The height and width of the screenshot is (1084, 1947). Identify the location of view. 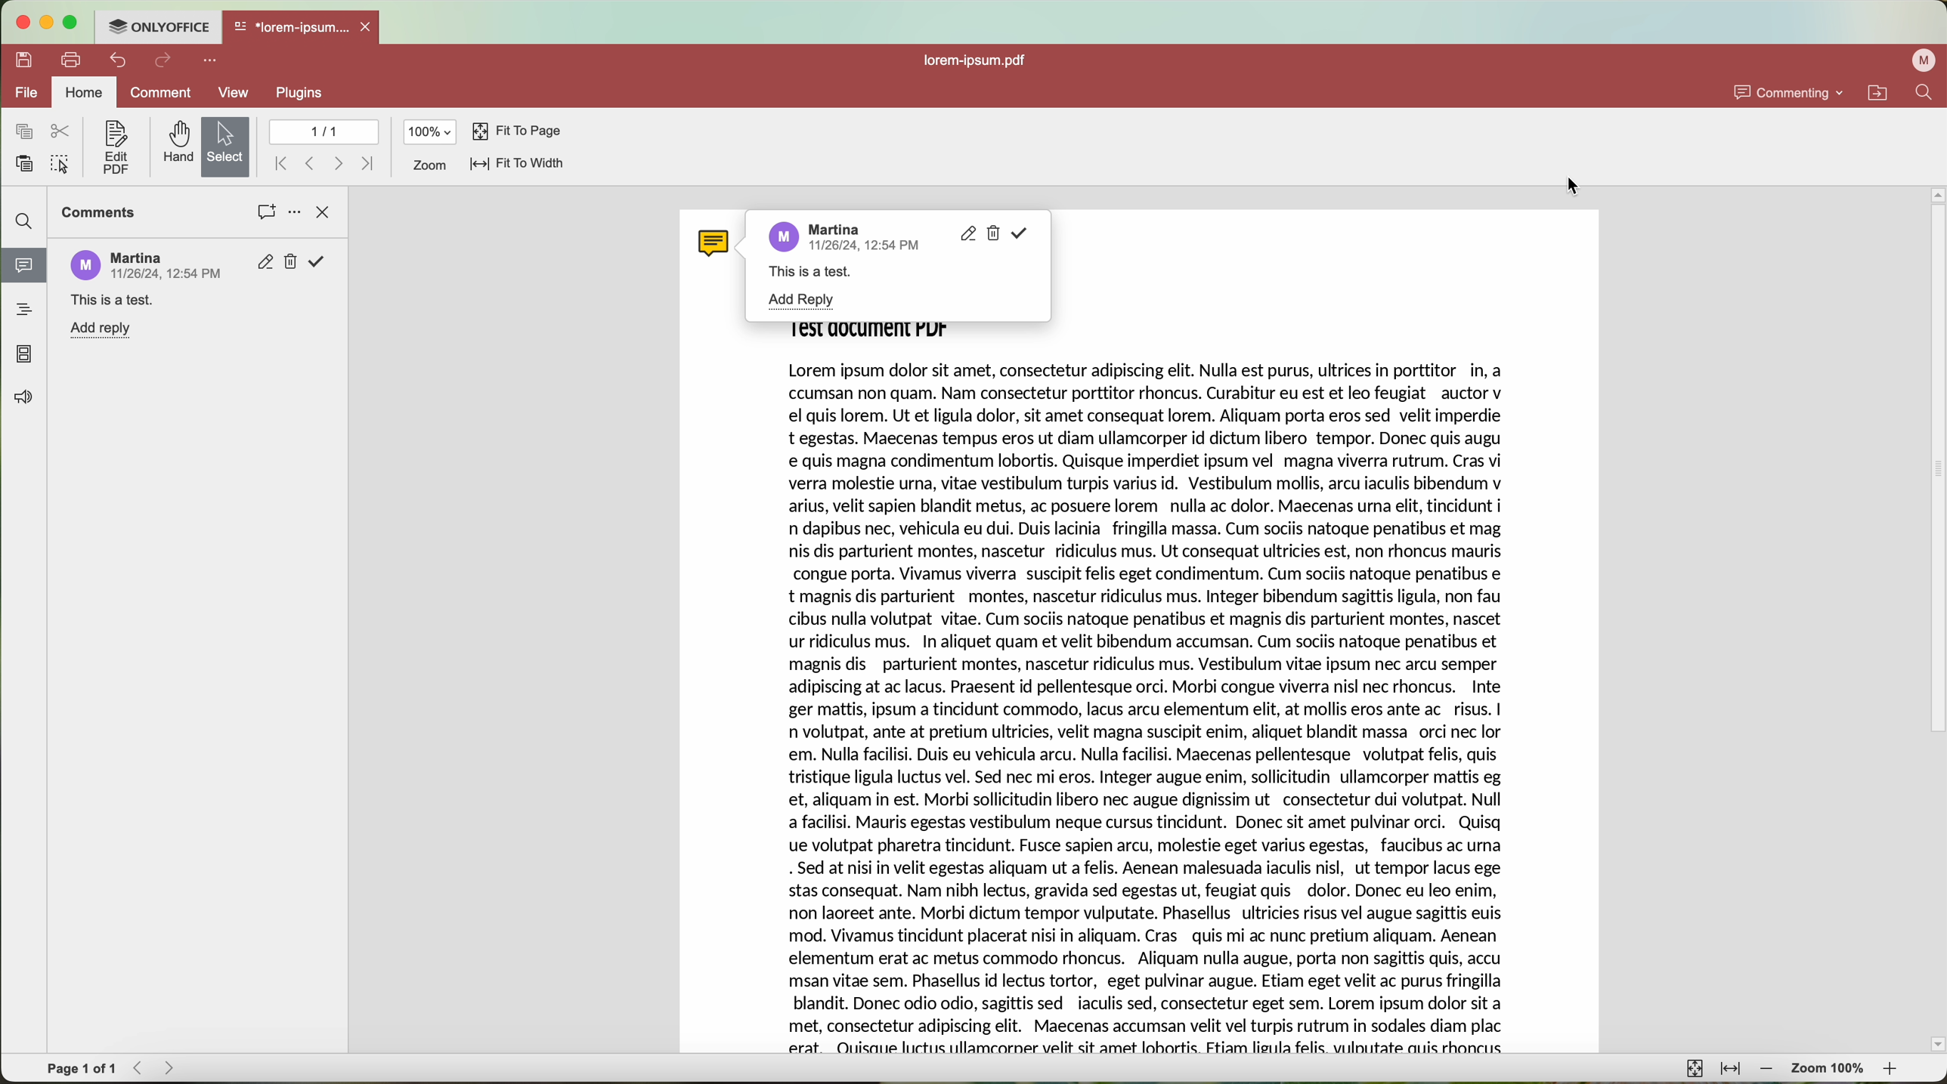
(236, 92).